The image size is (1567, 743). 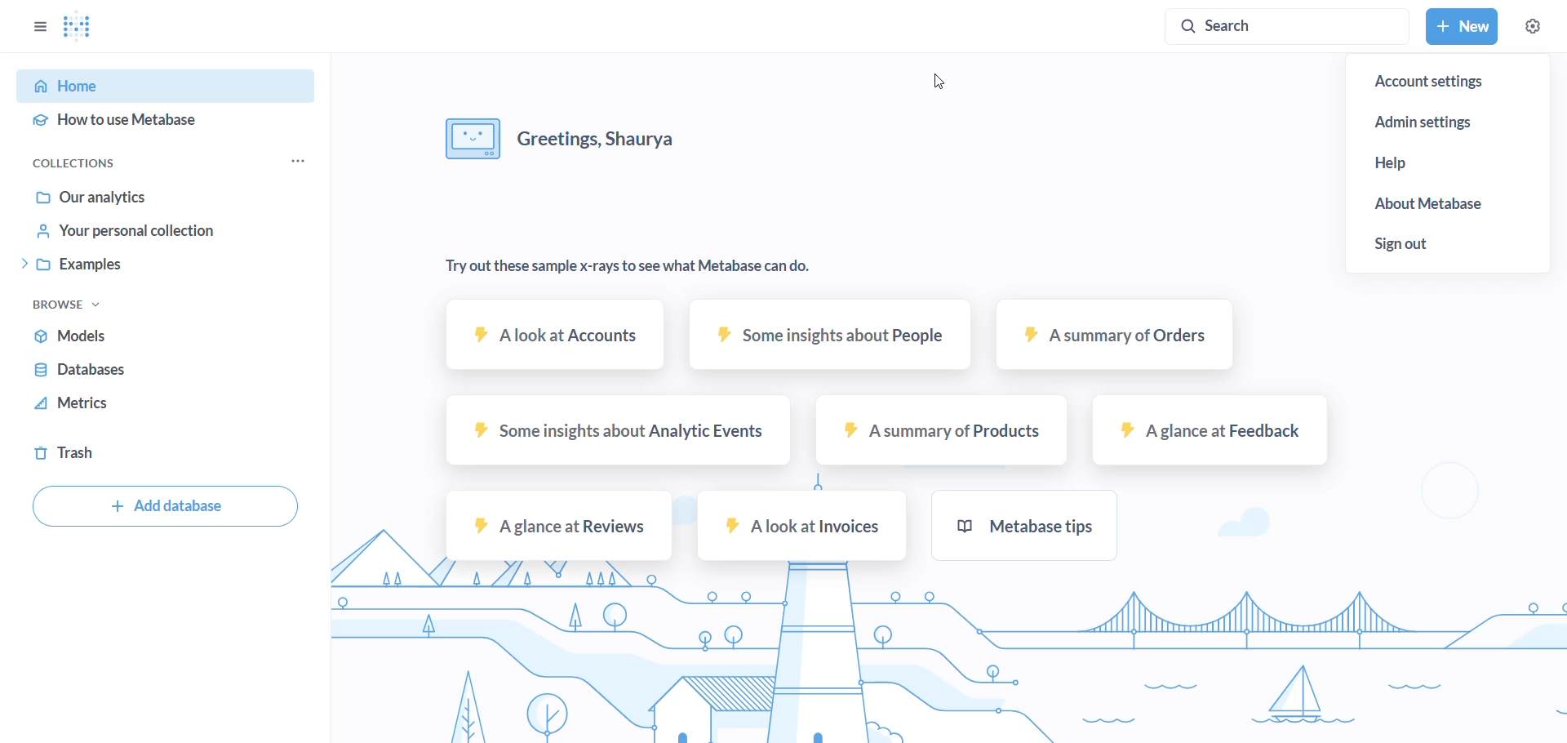 I want to click on collections, so click(x=91, y=162).